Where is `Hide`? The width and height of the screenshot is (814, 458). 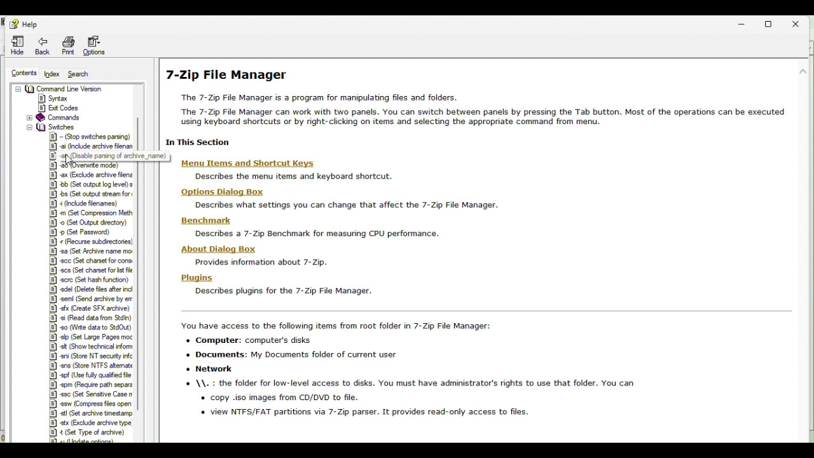 Hide is located at coordinates (13, 45).